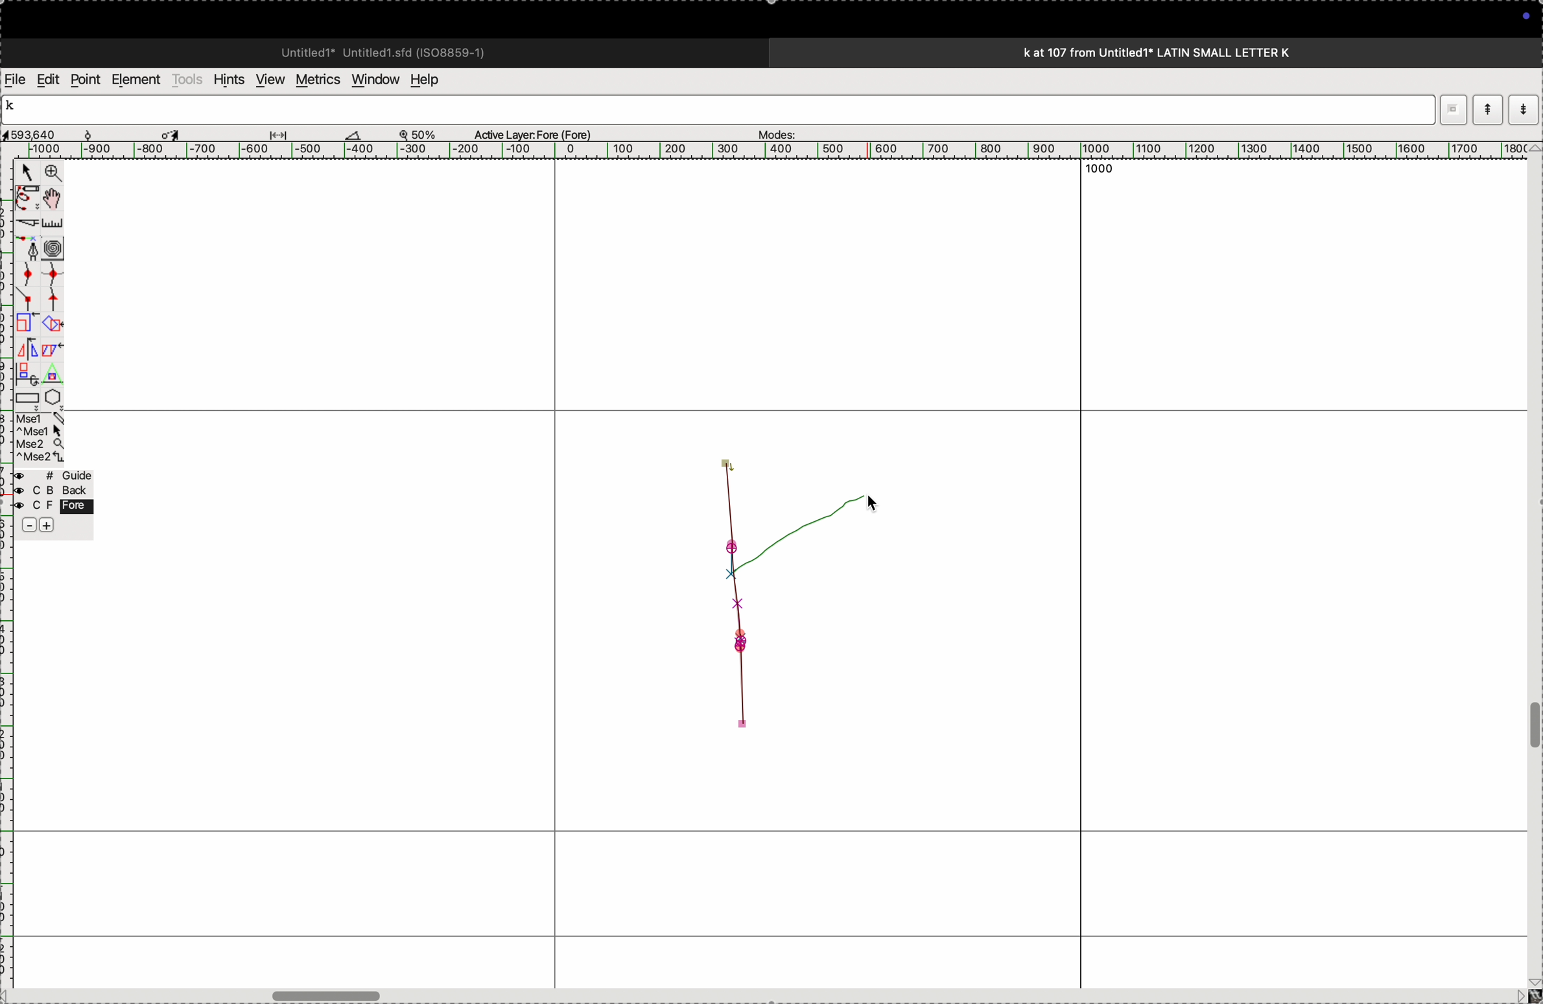 Image resolution: width=1543 pixels, height=1004 pixels. What do you see at coordinates (1192, 52) in the screenshot?
I see `title` at bounding box center [1192, 52].